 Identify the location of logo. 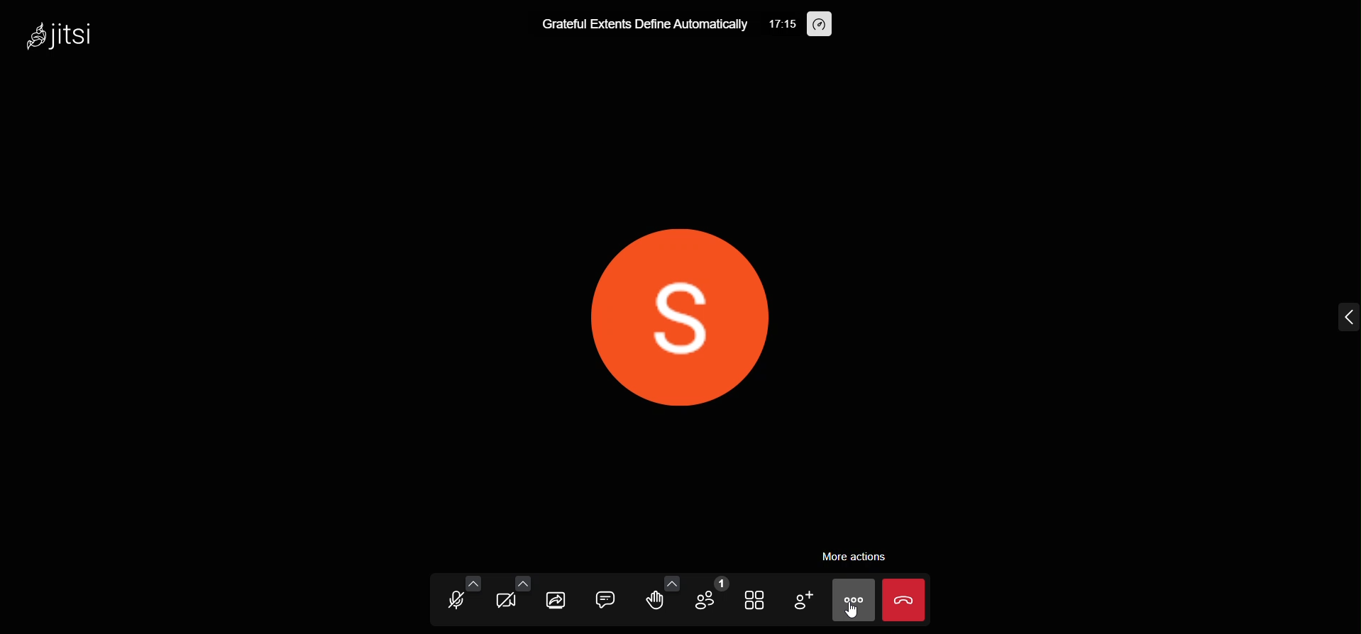
(75, 35).